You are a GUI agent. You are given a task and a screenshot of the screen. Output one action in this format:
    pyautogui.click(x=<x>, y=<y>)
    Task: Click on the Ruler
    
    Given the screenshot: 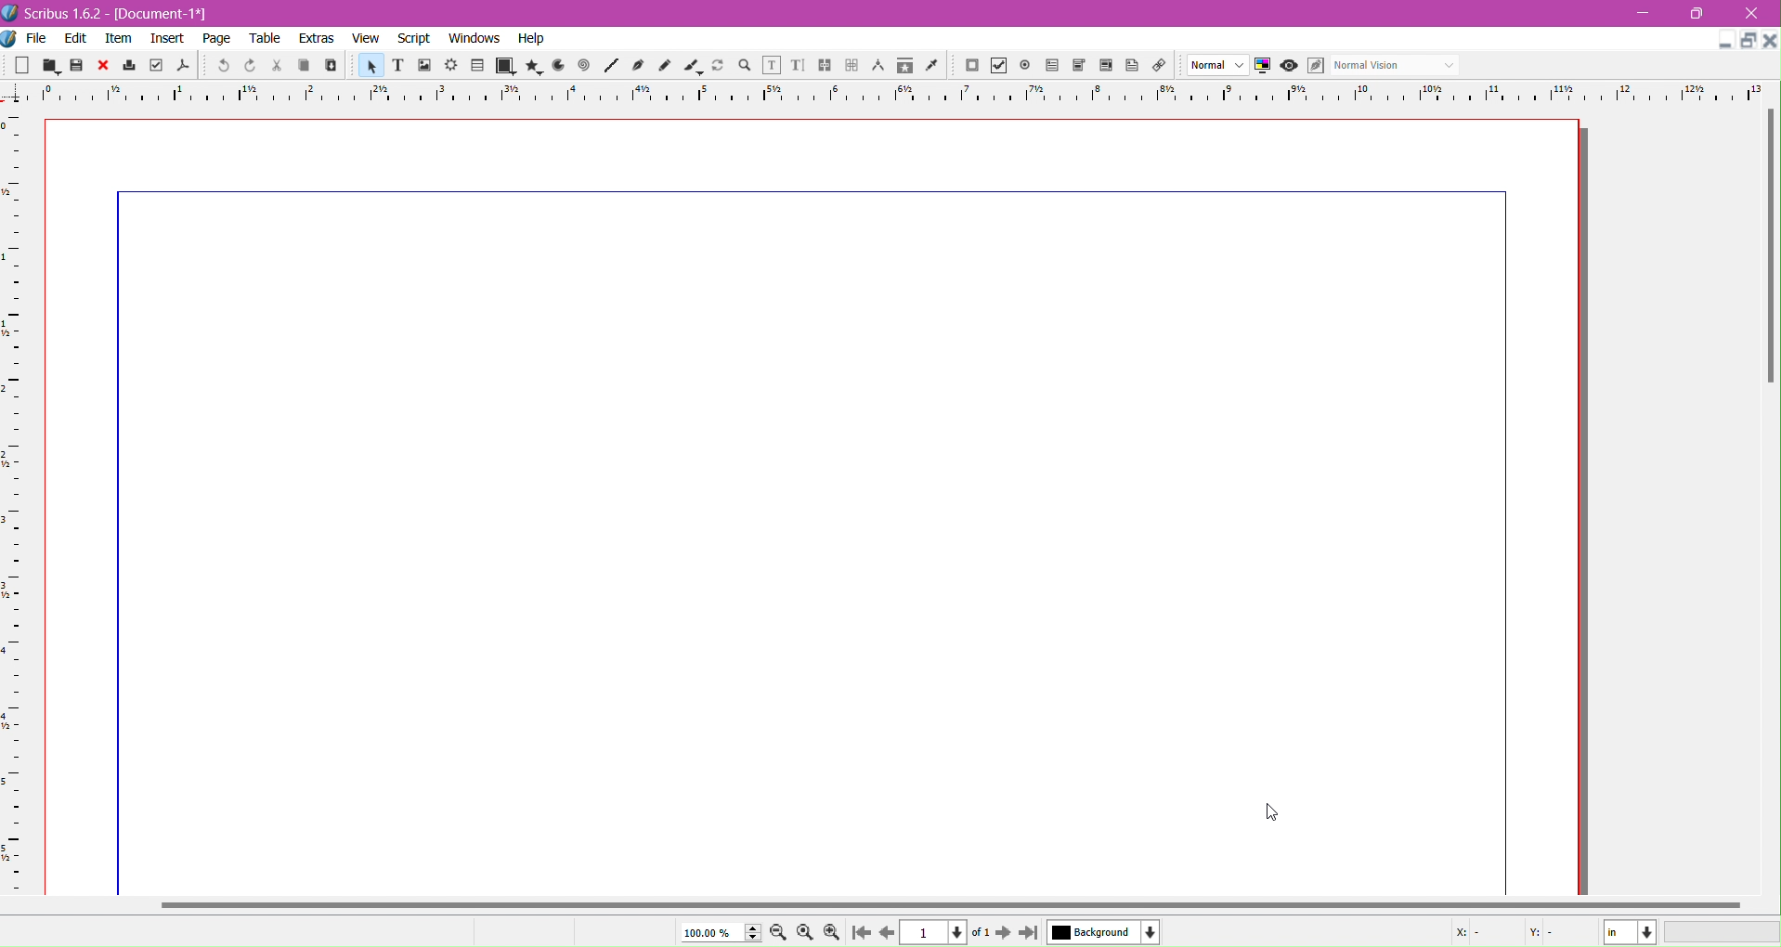 What is the action you would take?
    pyautogui.click(x=13, y=501)
    